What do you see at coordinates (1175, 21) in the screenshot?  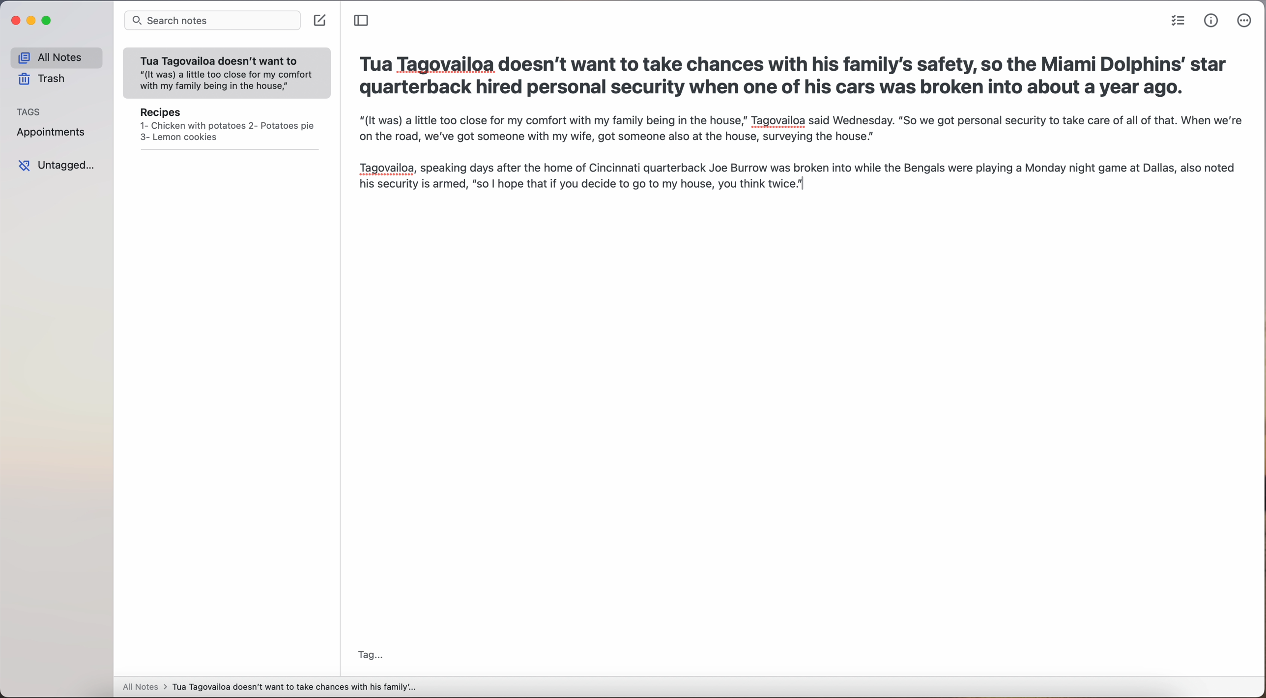 I see `check list` at bounding box center [1175, 21].